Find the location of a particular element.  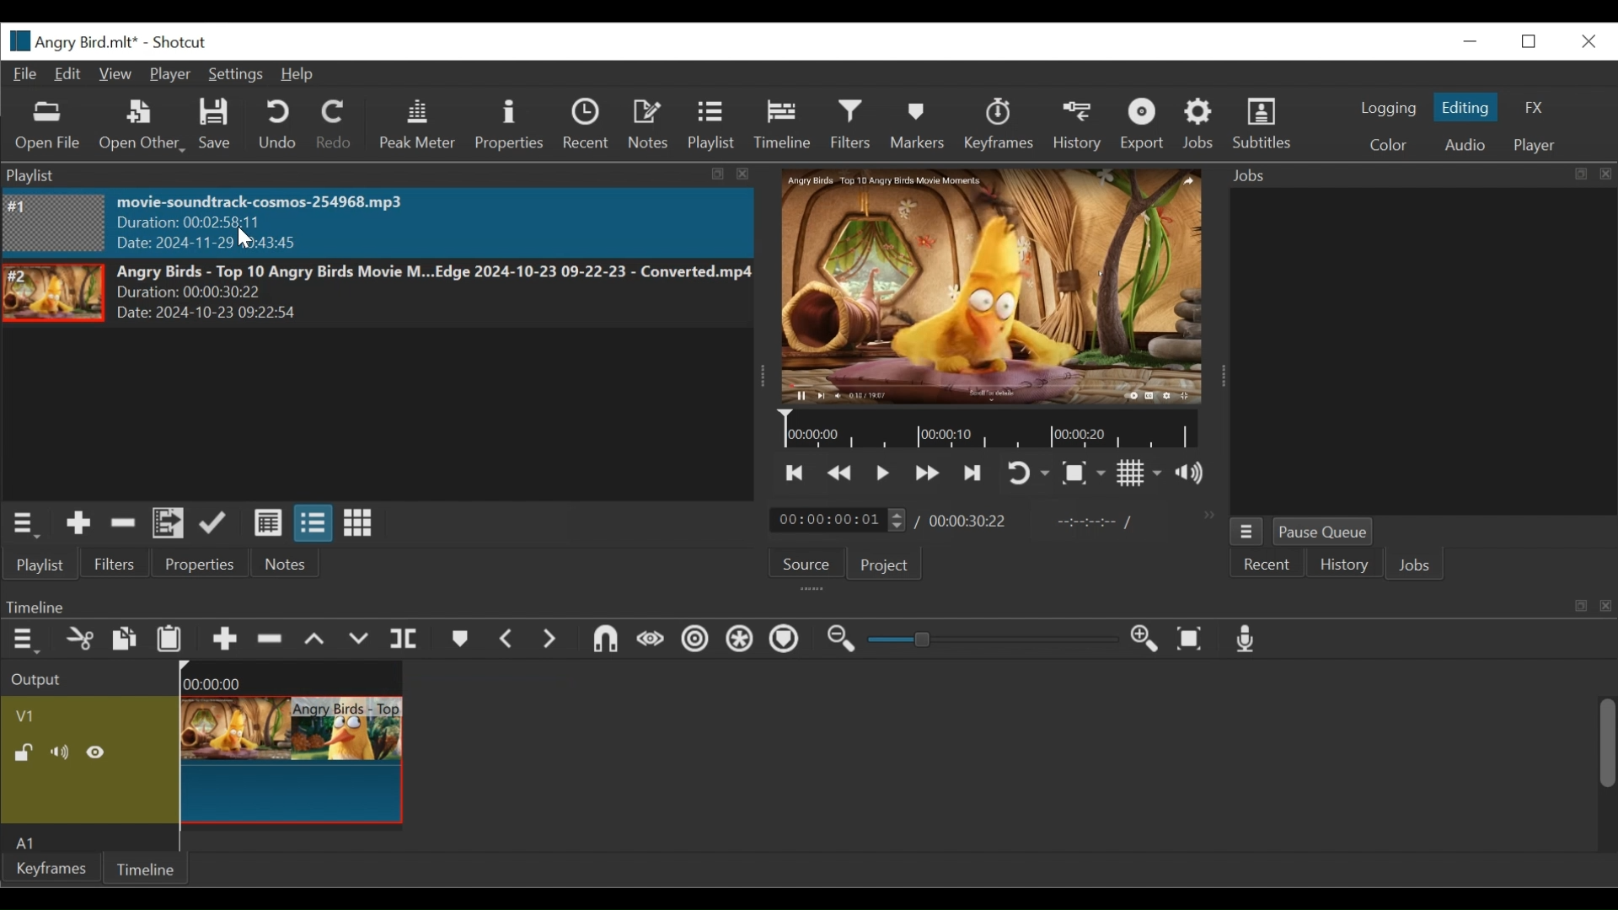

Record audio is located at coordinates (1247, 640).